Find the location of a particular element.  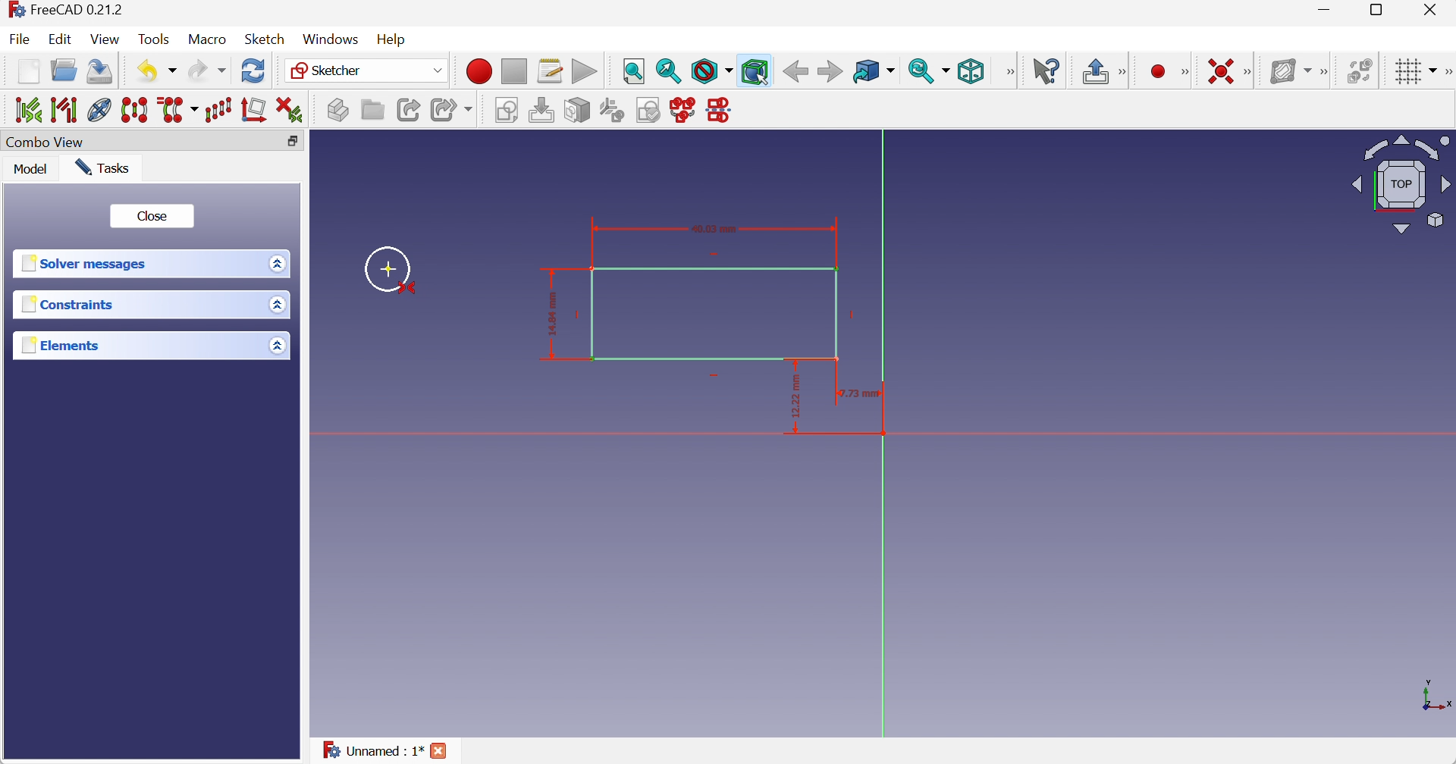

Draw style is located at coordinates (712, 71).